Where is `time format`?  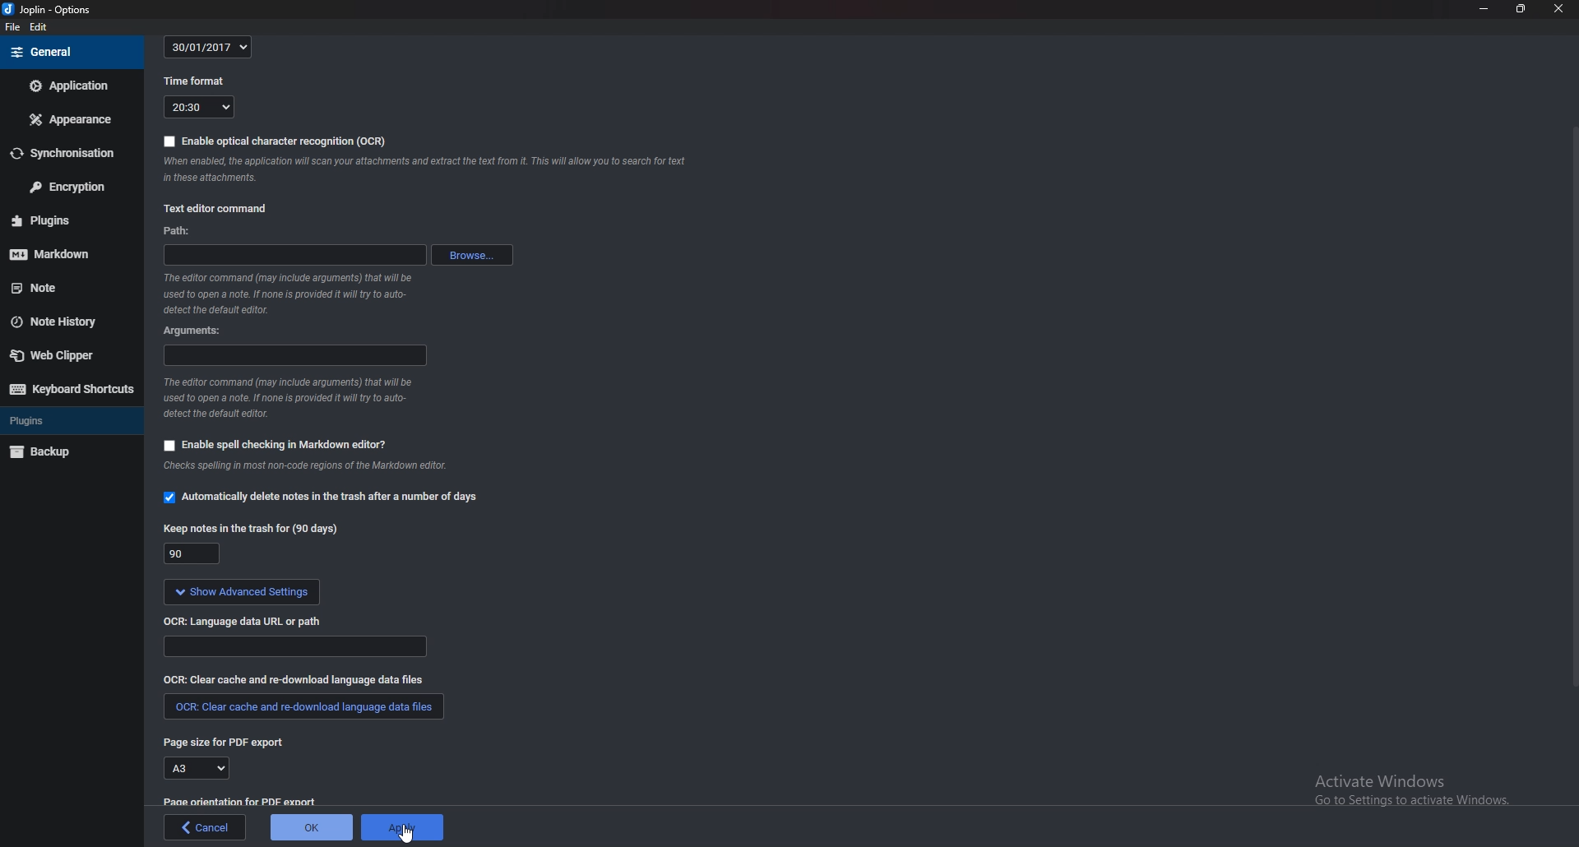
time format is located at coordinates (194, 83).